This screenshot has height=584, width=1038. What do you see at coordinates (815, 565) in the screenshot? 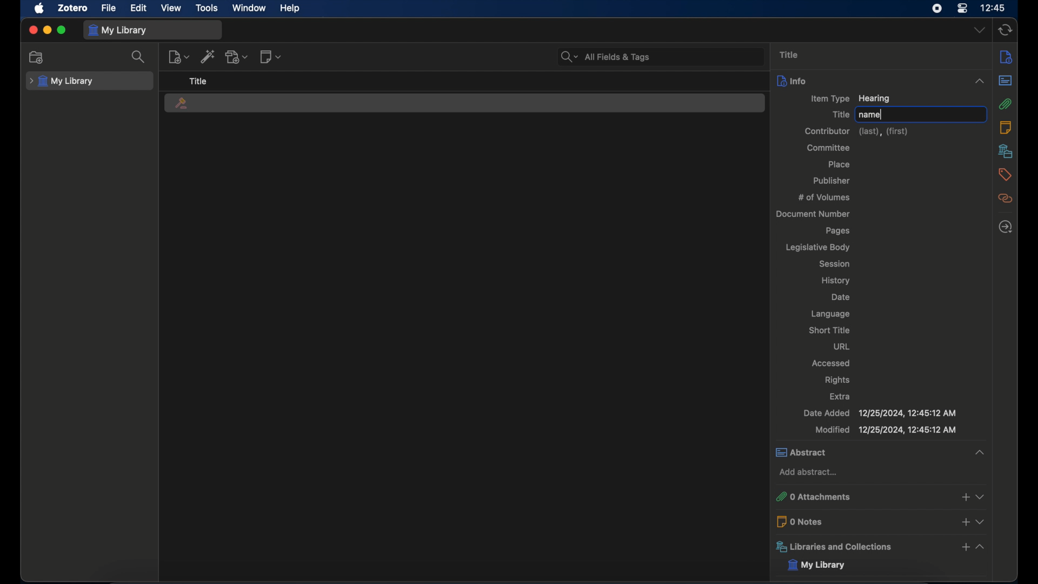
I see `my library` at bounding box center [815, 565].